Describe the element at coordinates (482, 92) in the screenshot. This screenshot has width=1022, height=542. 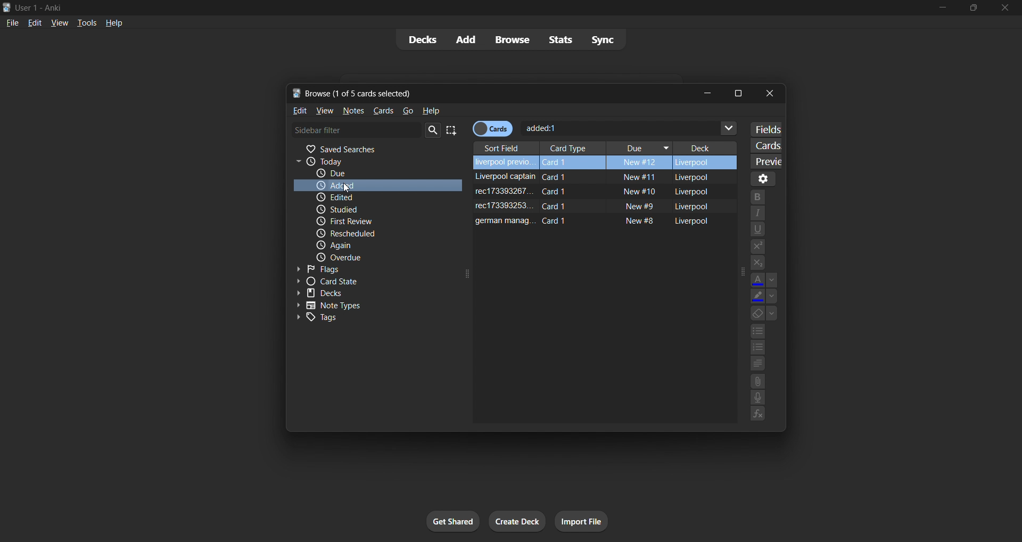
I see `browse tab title` at that location.